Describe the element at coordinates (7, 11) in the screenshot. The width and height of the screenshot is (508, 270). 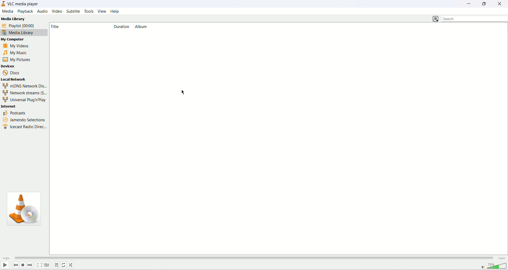
I see `media` at that location.